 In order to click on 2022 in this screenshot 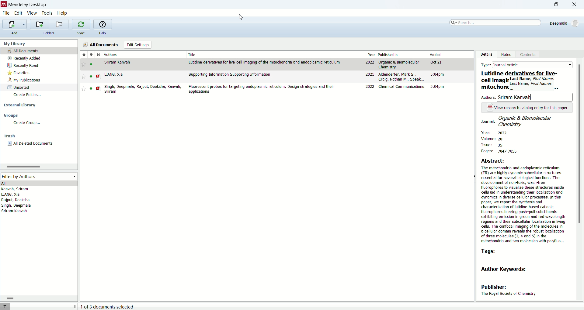, I will do `click(369, 62)`.